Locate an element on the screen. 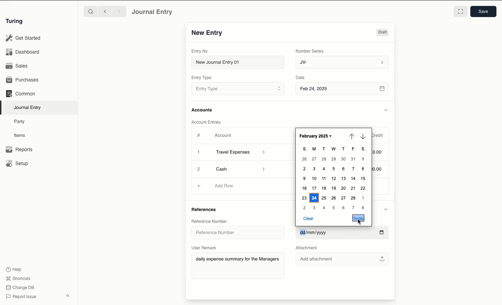  Number Series is located at coordinates (311, 51).